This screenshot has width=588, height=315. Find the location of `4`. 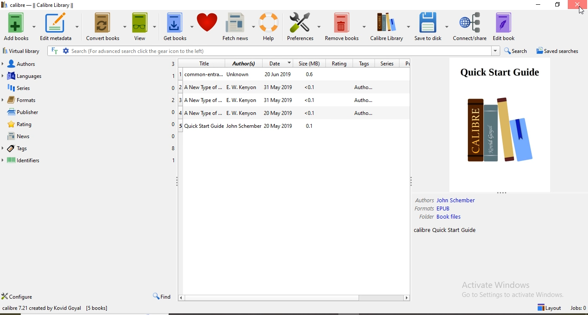

4 is located at coordinates (179, 111).